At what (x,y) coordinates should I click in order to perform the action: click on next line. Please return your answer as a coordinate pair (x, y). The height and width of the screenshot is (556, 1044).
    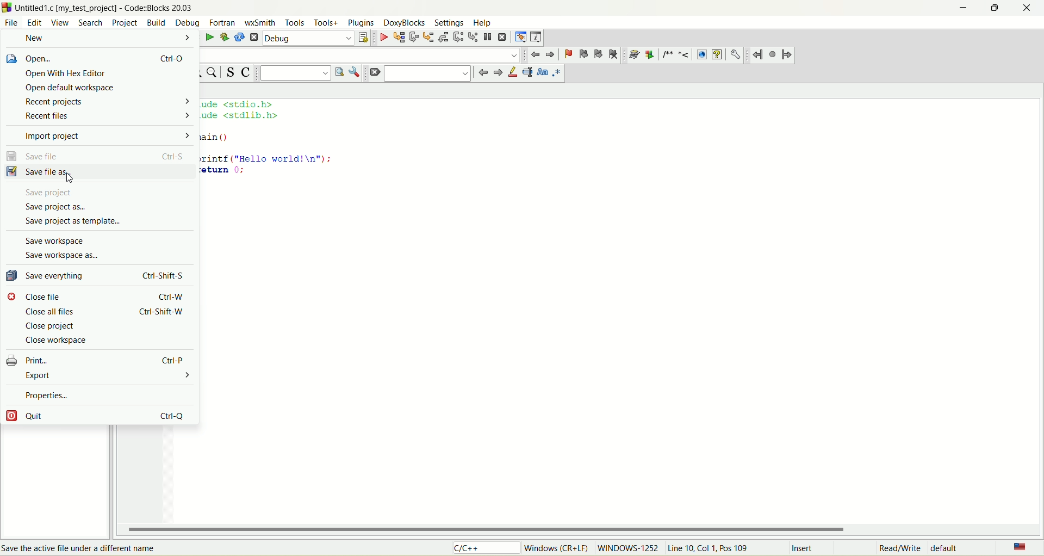
    Looking at the image, I should click on (413, 38).